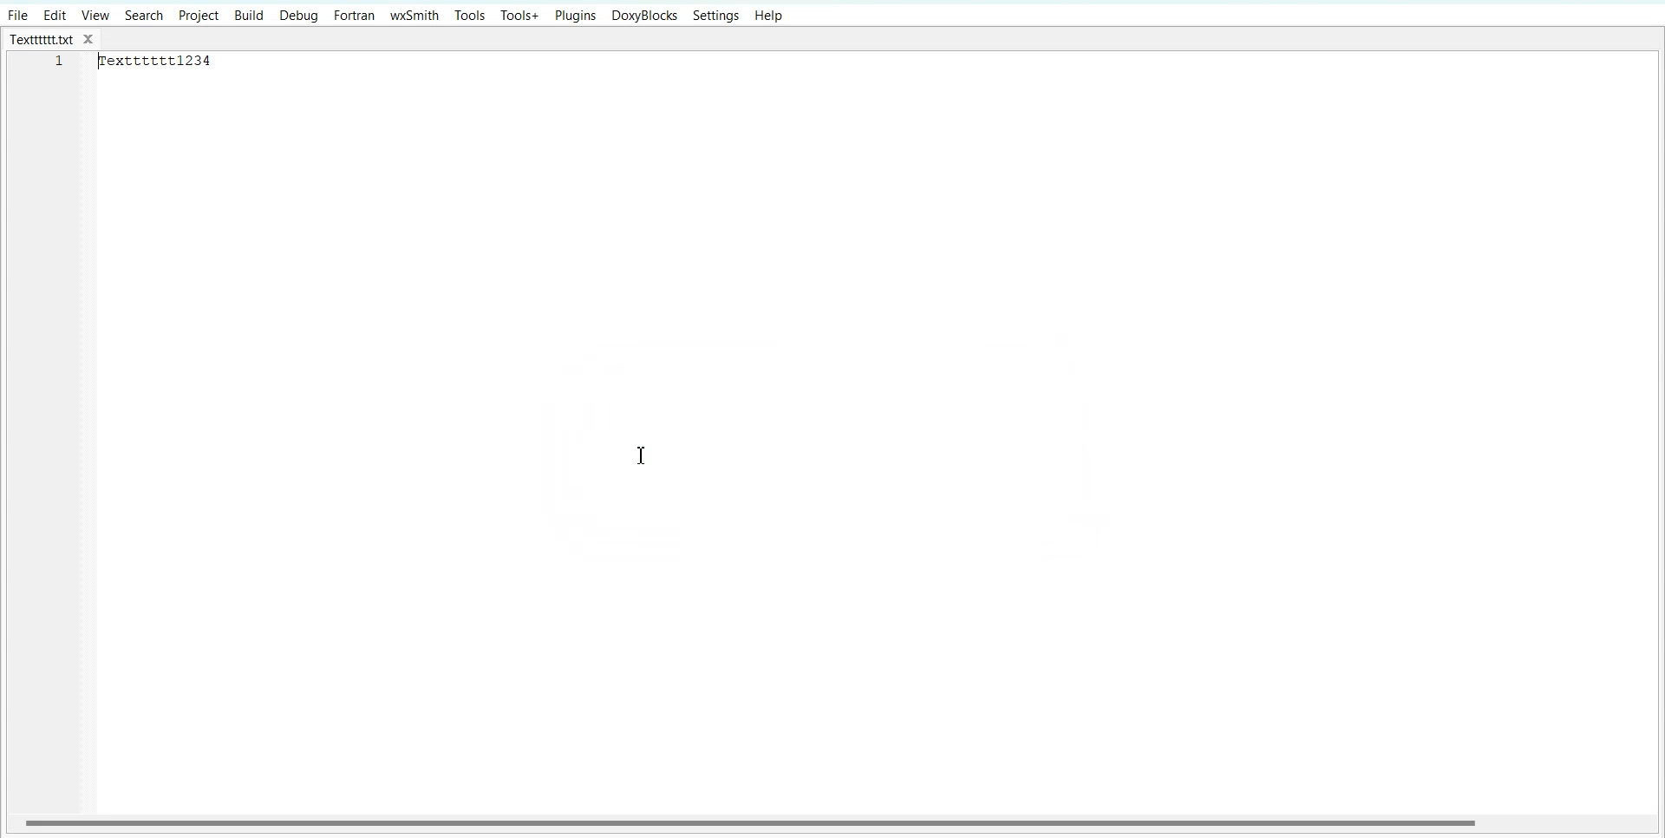  I want to click on Textttttttt1234, so click(160, 60).